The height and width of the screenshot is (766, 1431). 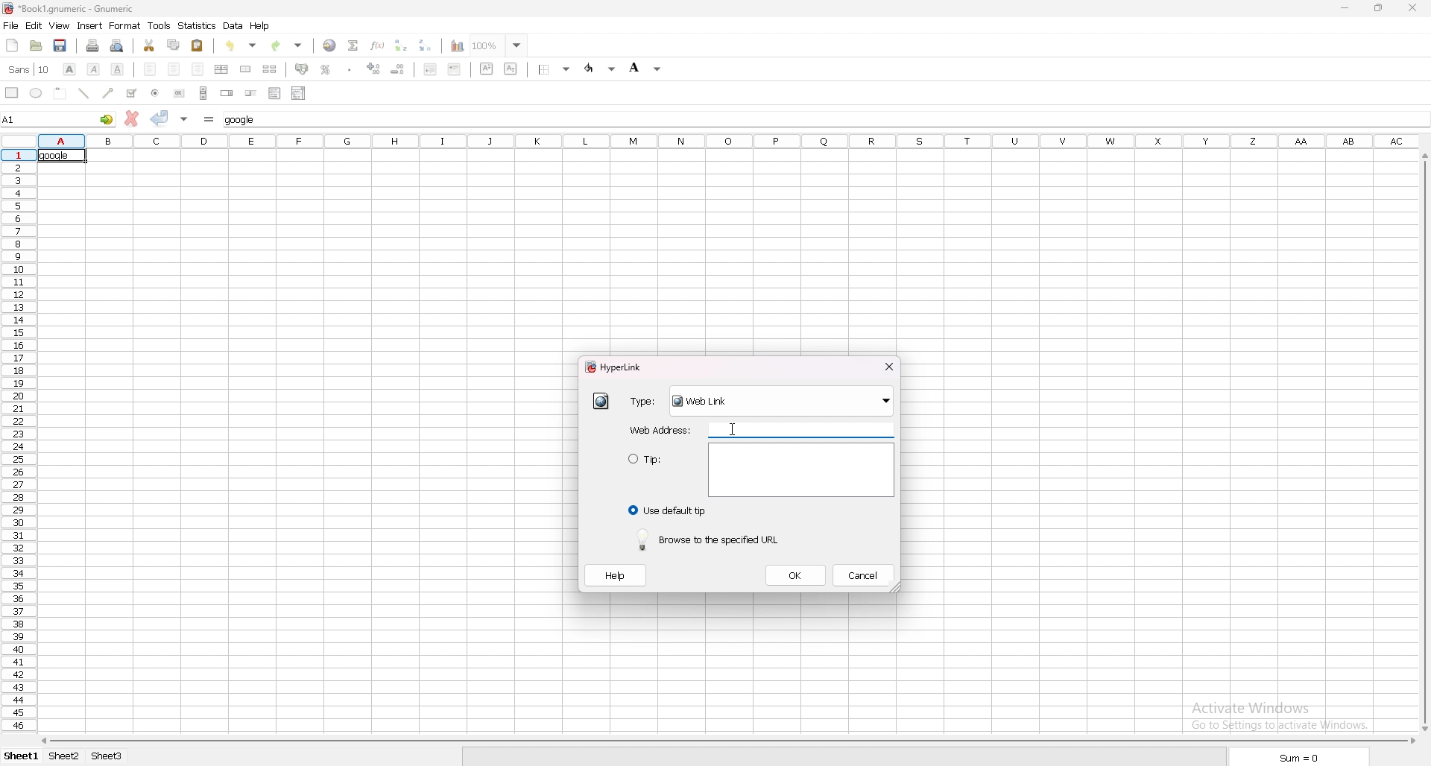 I want to click on selected cell column, so click(x=733, y=142).